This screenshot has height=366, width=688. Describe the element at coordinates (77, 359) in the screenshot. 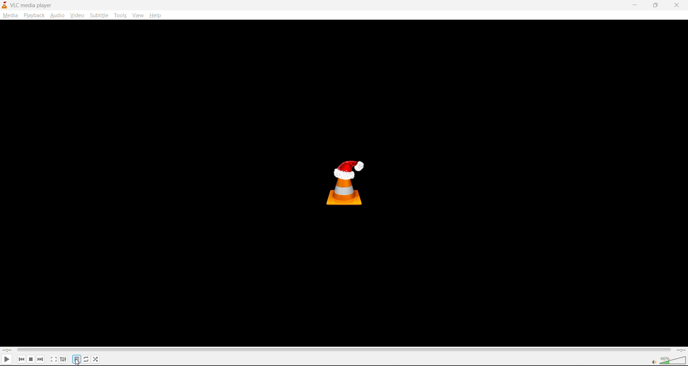

I see `playlist` at that location.